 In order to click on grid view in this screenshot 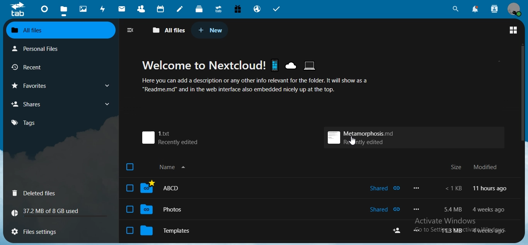, I will do `click(513, 30)`.